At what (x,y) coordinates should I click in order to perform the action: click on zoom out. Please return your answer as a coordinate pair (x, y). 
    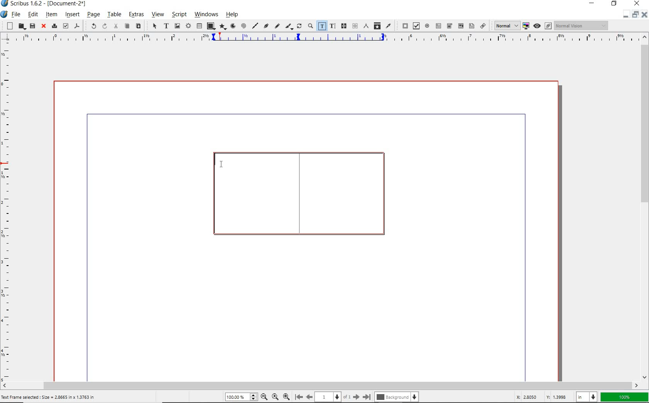
    Looking at the image, I should click on (264, 396).